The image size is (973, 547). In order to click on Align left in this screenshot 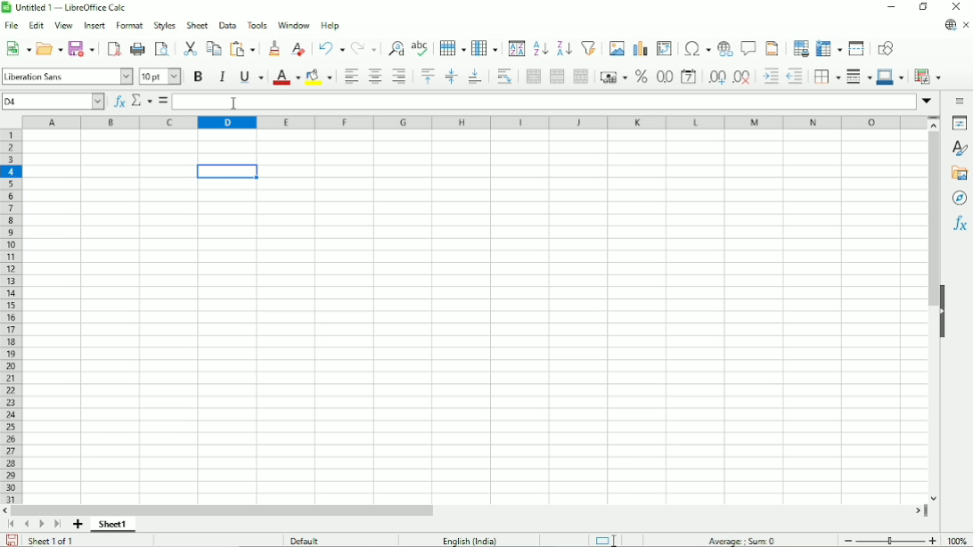, I will do `click(350, 77)`.